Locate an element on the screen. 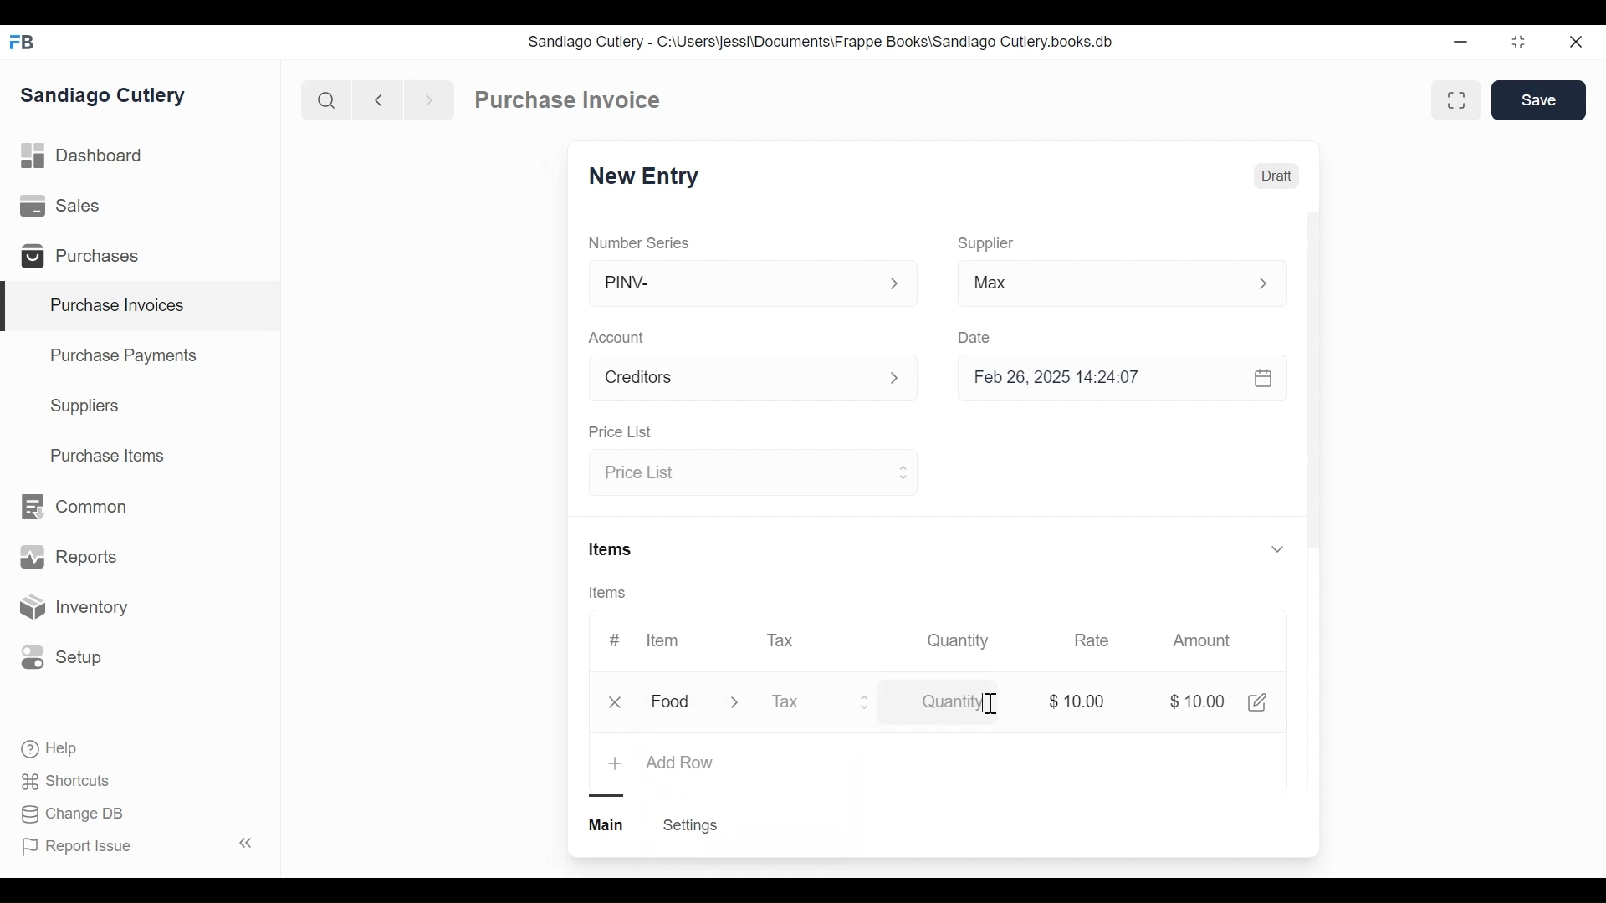 The width and height of the screenshot is (1606, 903). Reports is located at coordinates (69, 560).